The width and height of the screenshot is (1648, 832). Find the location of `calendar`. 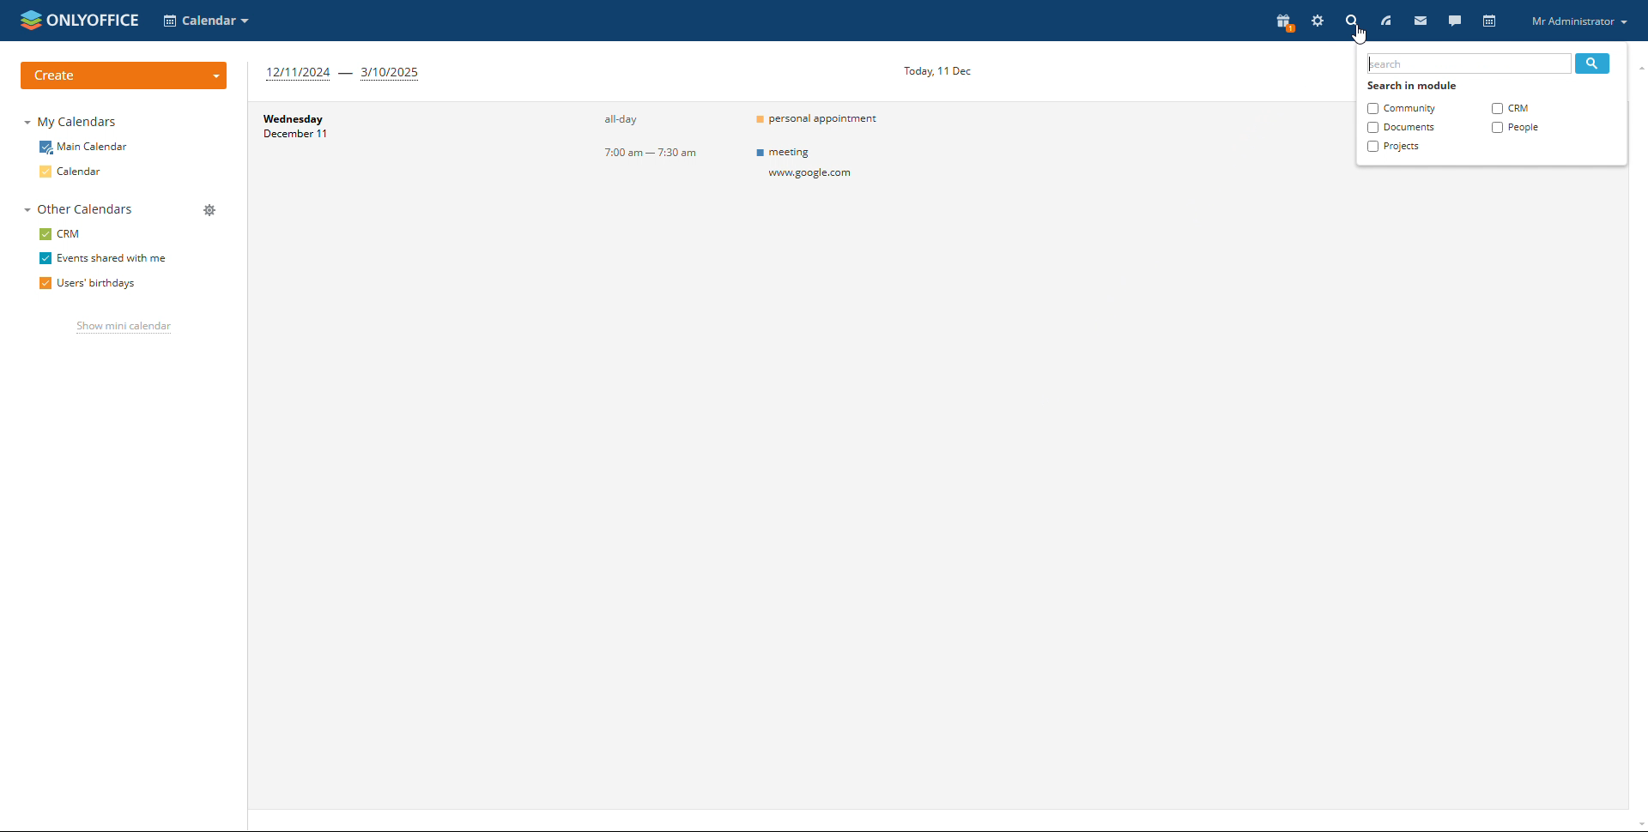

calendar is located at coordinates (1489, 21).